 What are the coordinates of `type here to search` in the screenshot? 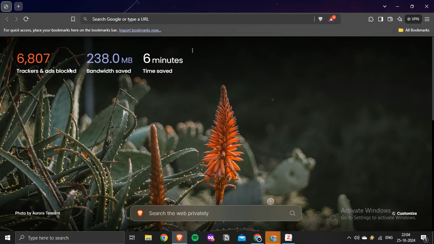 It's located at (62, 238).